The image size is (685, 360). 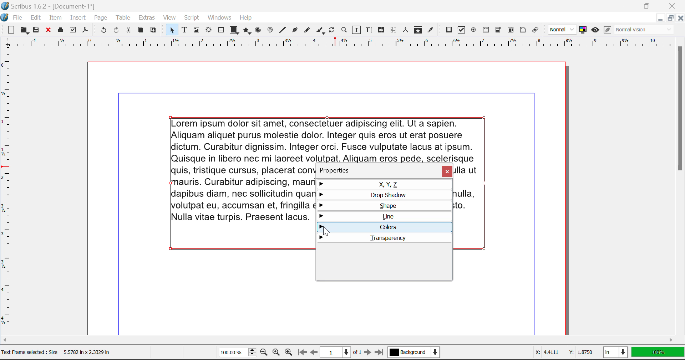 What do you see at coordinates (153, 30) in the screenshot?
I see `Paste` at bounding box center [153, 30].